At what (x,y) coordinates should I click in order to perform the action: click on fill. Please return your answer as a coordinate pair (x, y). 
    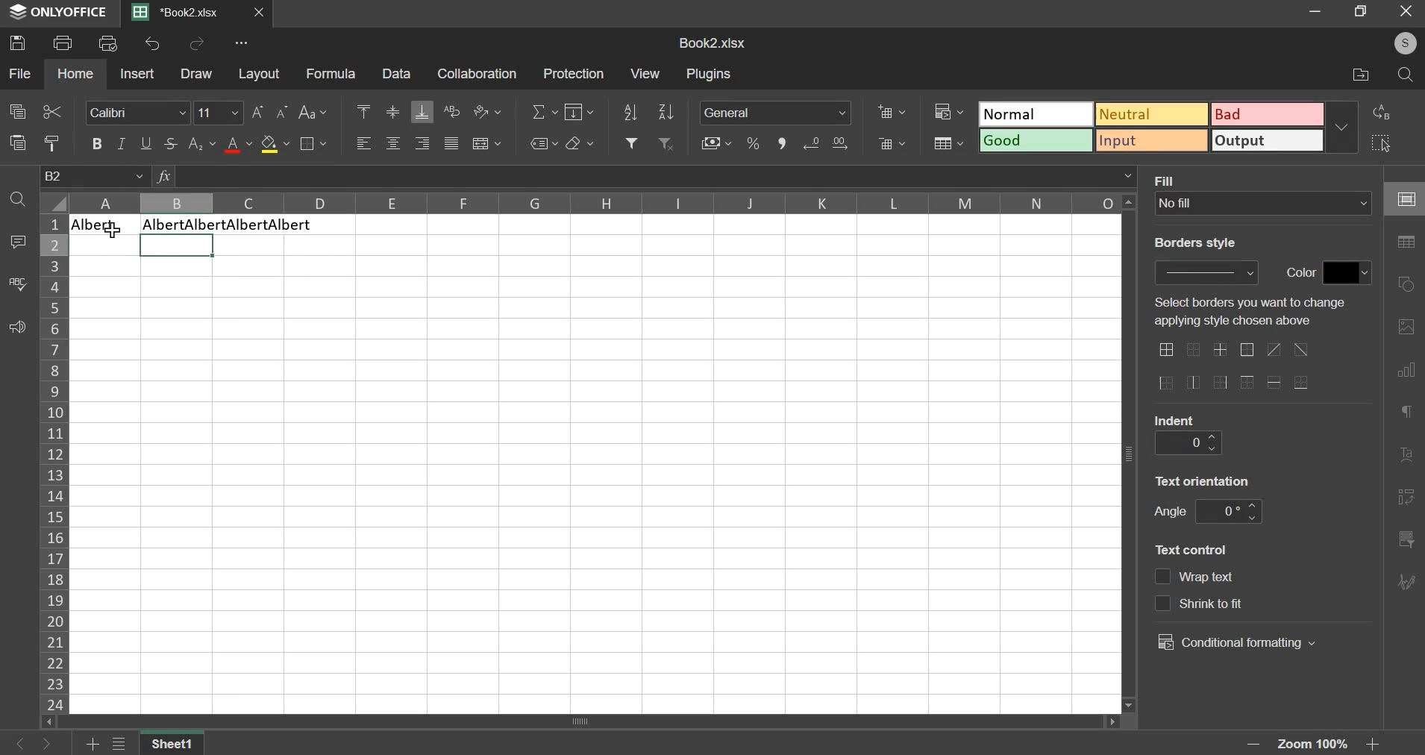
    Looking at the image, I should click on (578, 112).